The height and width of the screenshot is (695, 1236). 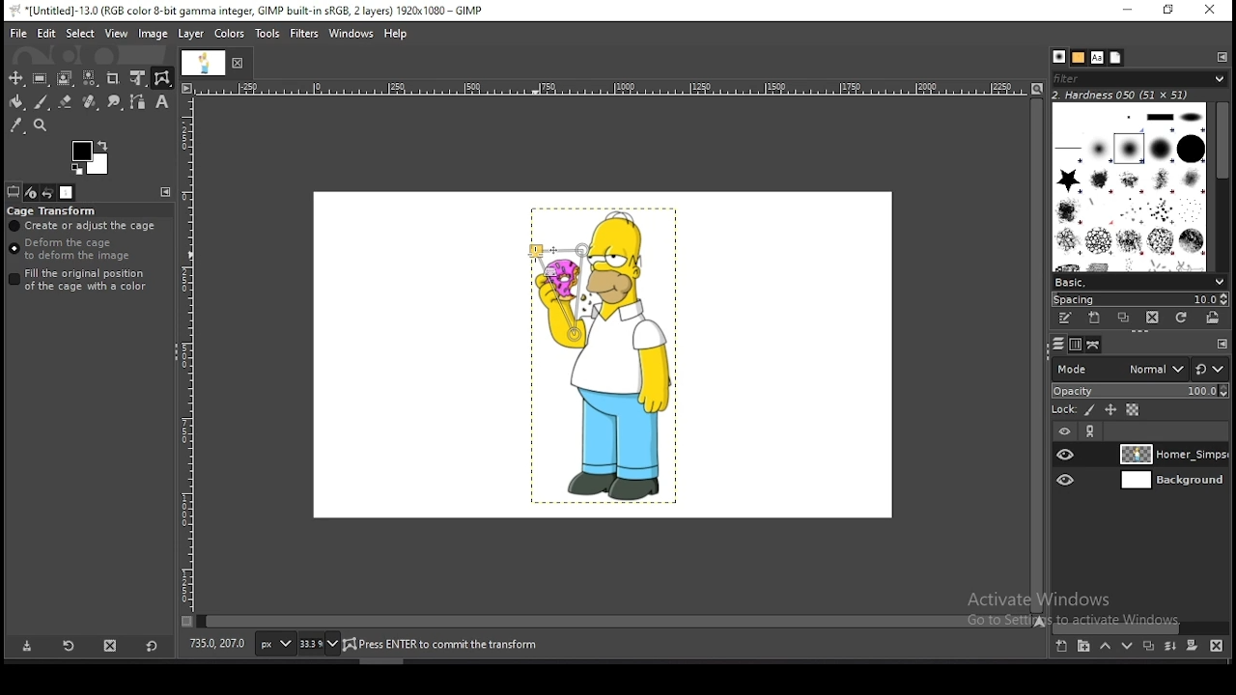 What do you see at coordinates (1220, 343) in the screenshot?
I see `configure this tab` at bounding box center [1220, 343].